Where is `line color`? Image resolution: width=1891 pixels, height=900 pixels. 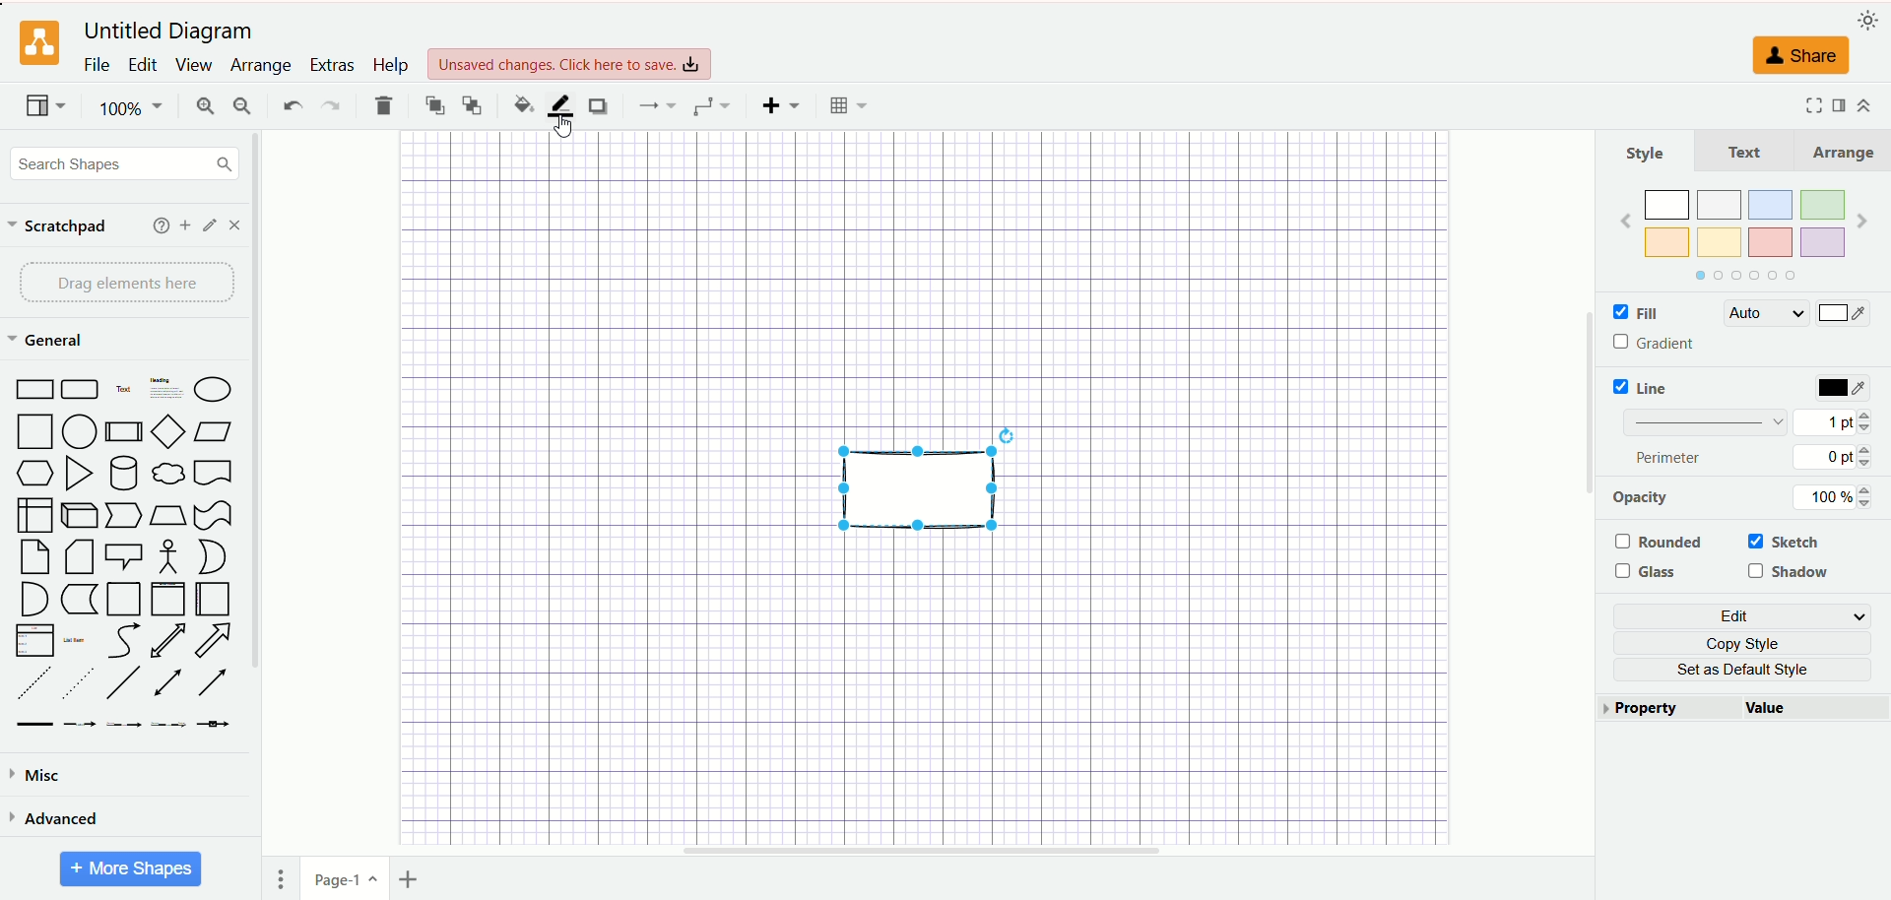 line color is located at coordinates (559, 106).